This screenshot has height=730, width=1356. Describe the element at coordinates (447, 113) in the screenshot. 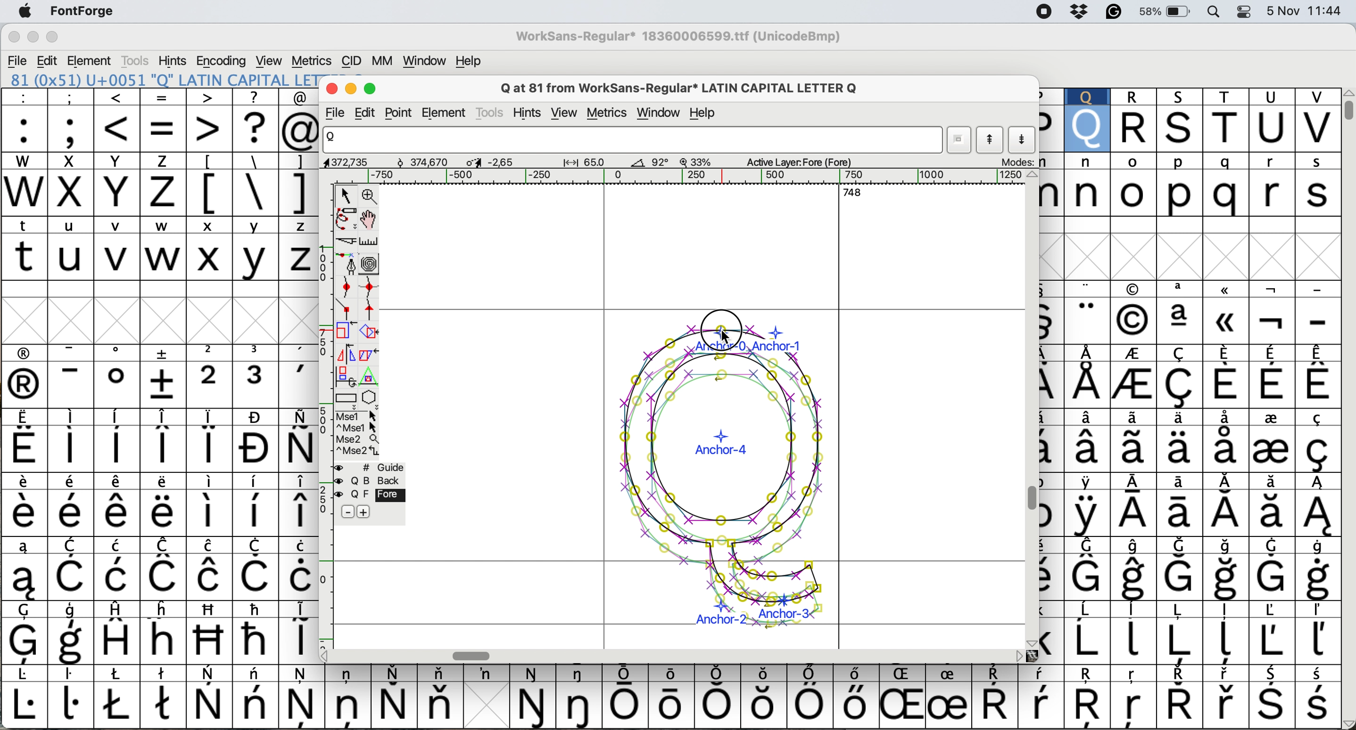

I see `element` at that location.